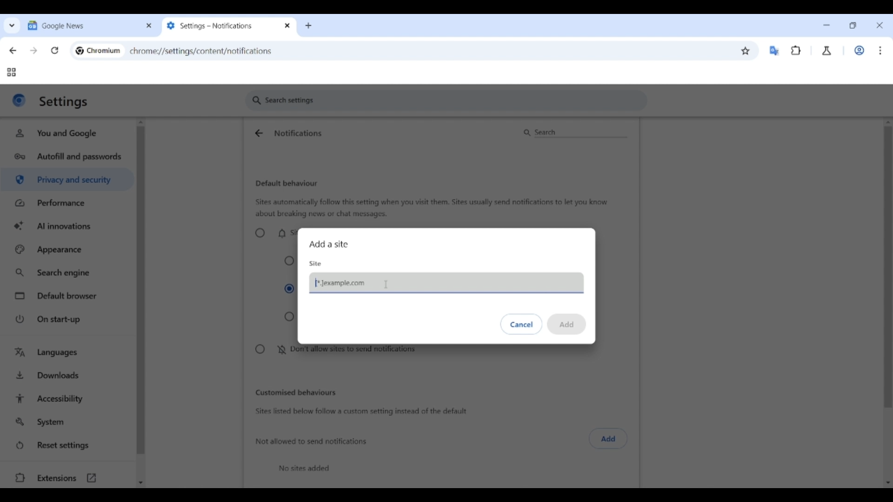 The image size is (893, 502). I want to click on chromey//settings/content/notifications, so click(201, 50).